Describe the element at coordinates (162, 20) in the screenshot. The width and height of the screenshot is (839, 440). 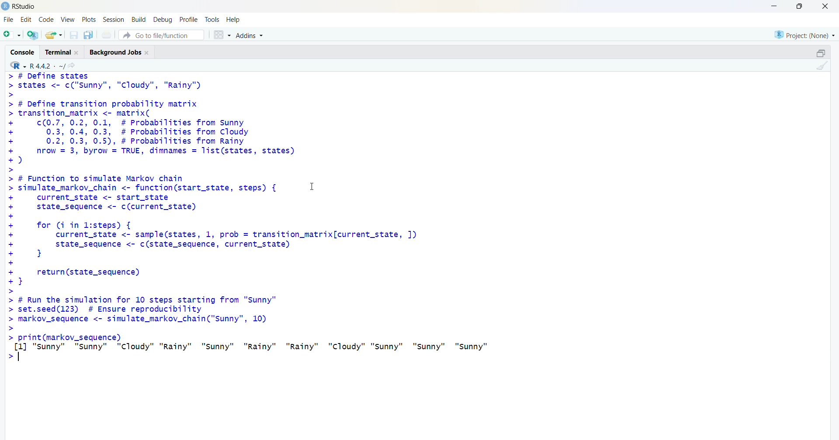
I see `debug` at that location.